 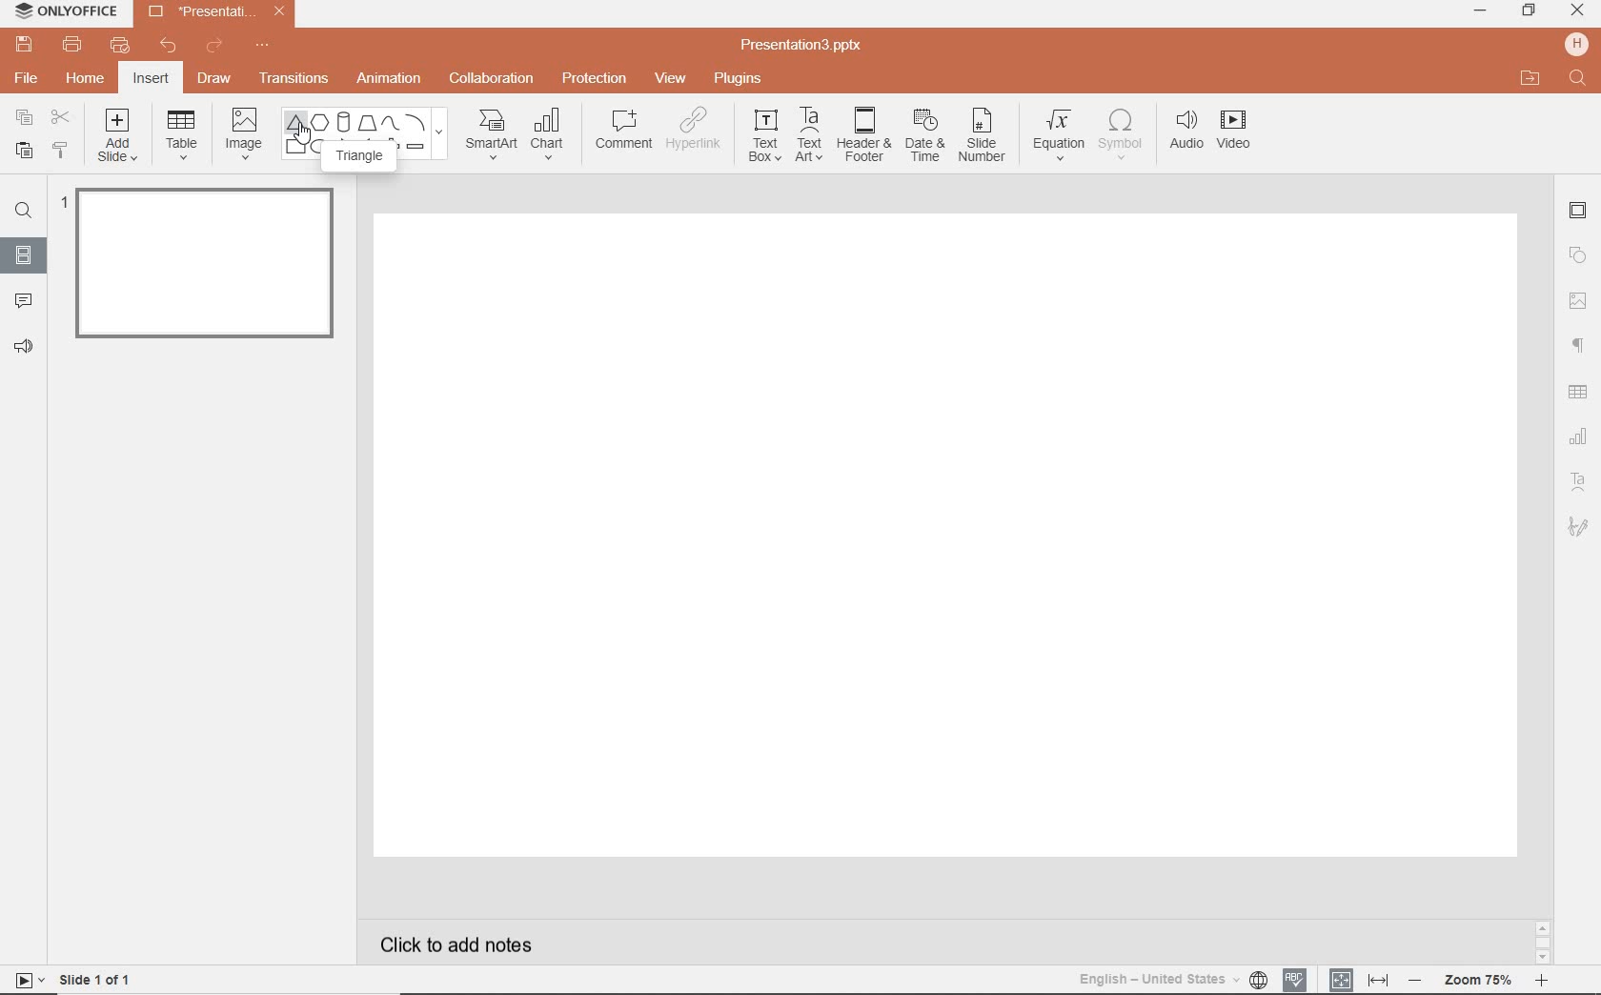 What do you see at coordinates (1479, 11) in the screenshot?
I see `MINIMIZE` at bounding box center [1479, 11].